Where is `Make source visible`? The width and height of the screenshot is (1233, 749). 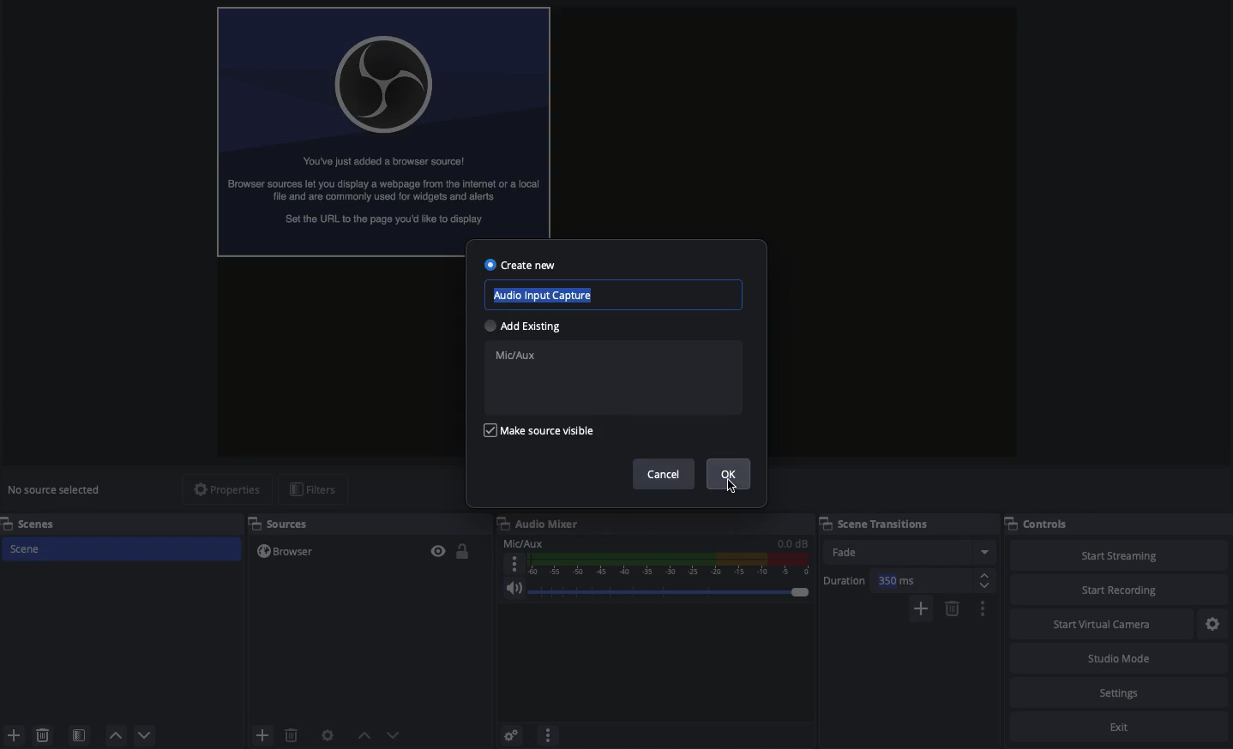 Make source visible is located at coordinates (538, 429).